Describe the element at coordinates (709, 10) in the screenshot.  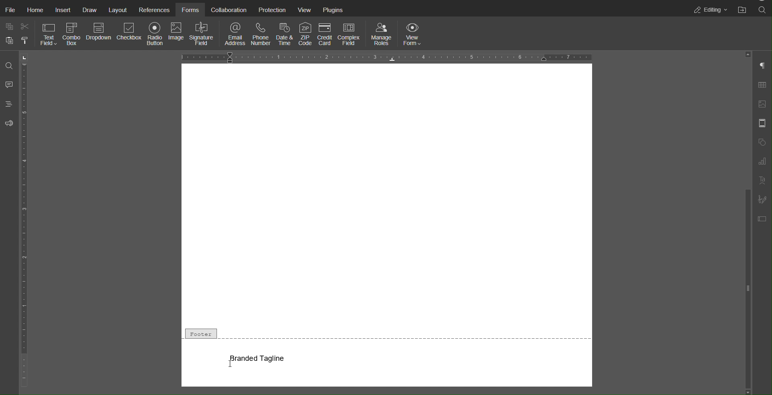
I see `Editing` at that location.